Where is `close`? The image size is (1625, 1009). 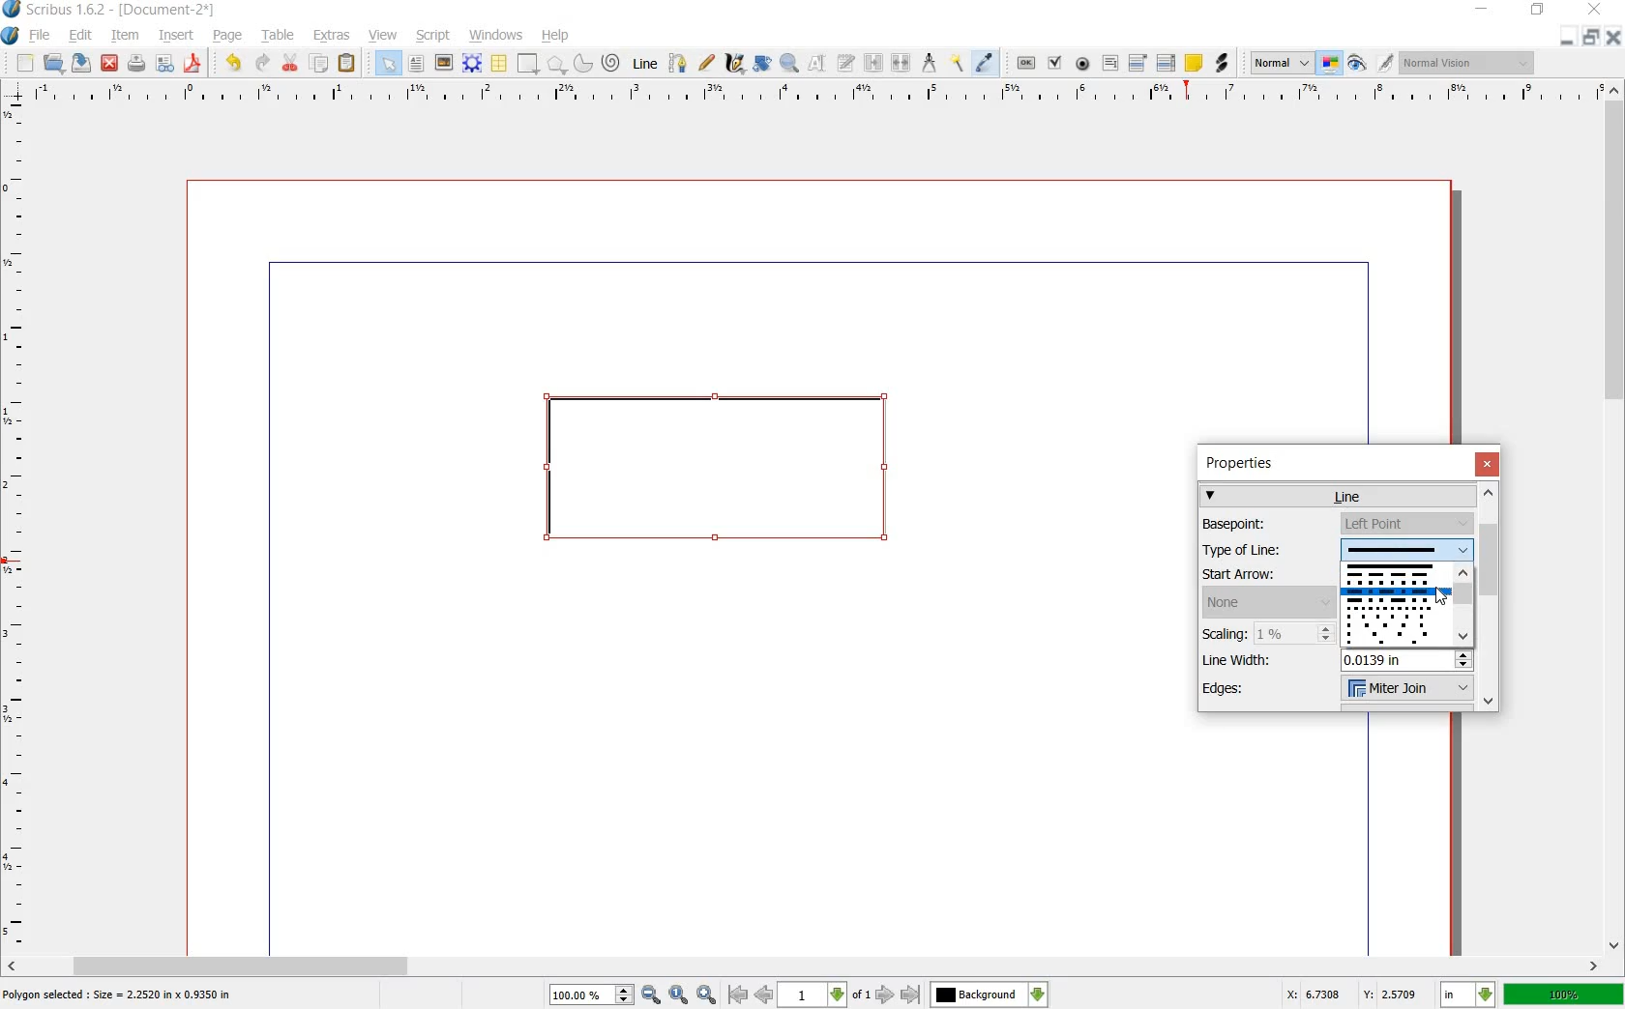
close is located at coordinates (1487, 463).